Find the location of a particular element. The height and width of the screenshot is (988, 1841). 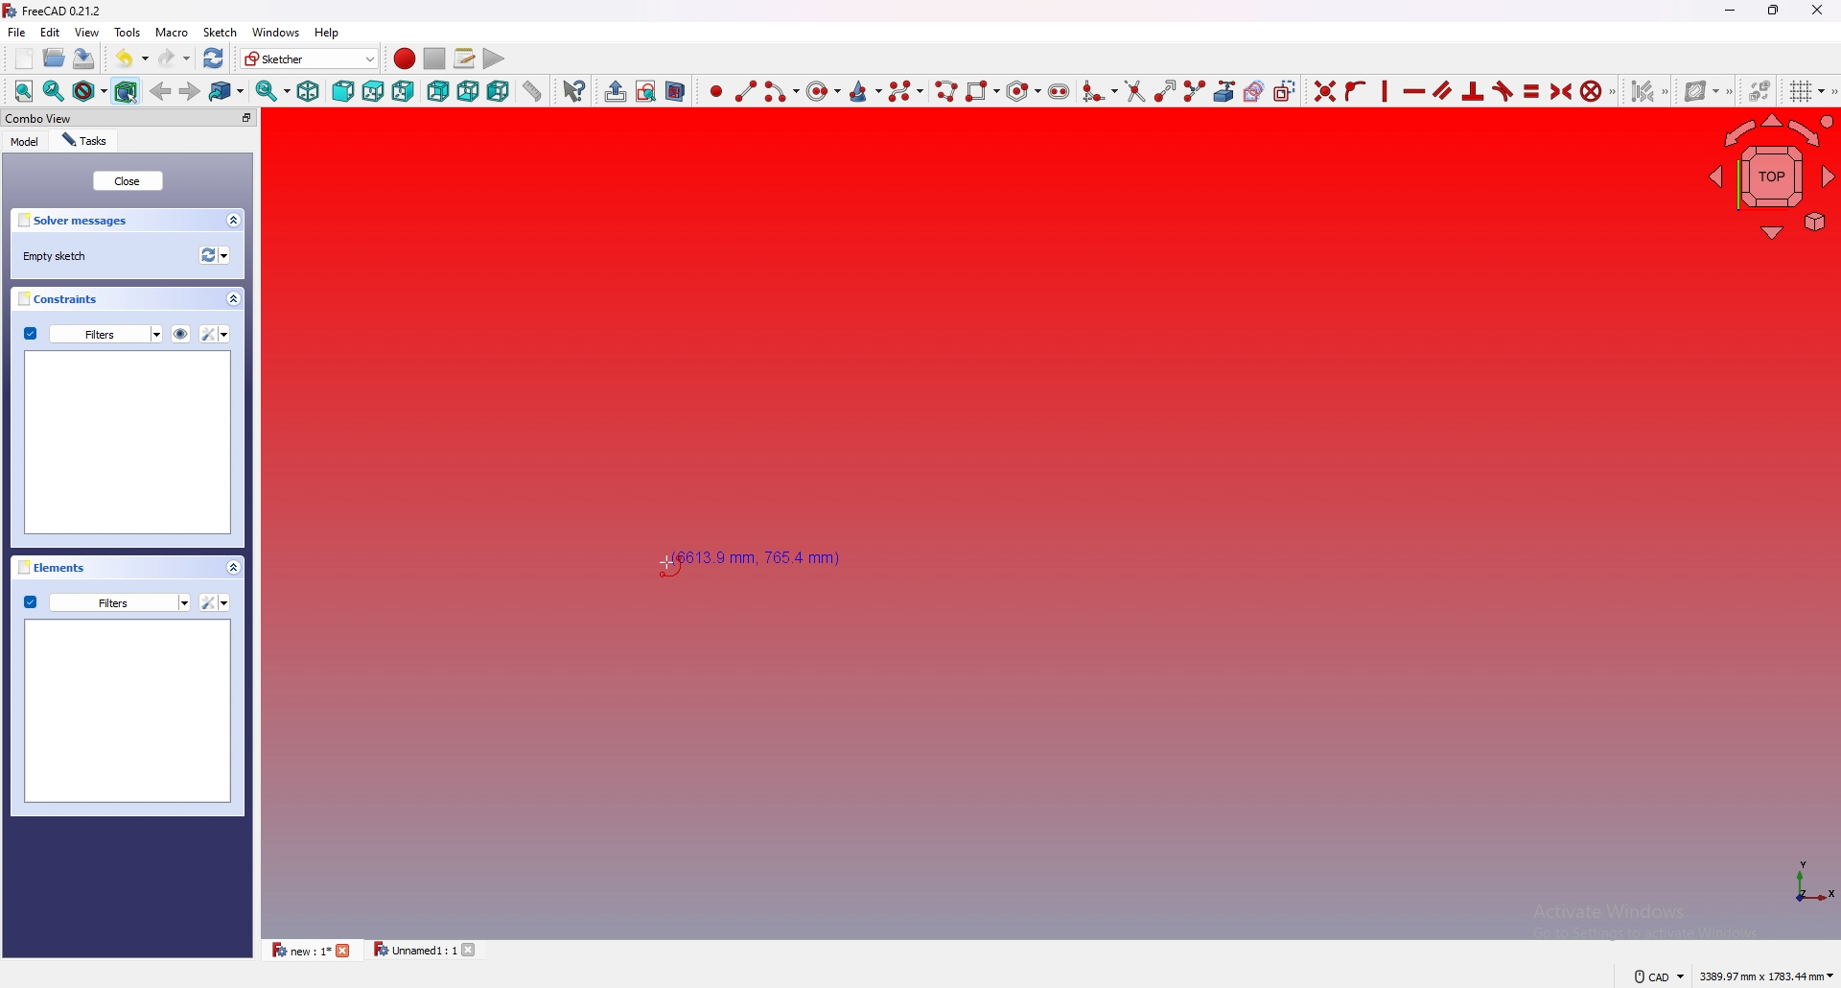

model is located at coordinates (25, 142).